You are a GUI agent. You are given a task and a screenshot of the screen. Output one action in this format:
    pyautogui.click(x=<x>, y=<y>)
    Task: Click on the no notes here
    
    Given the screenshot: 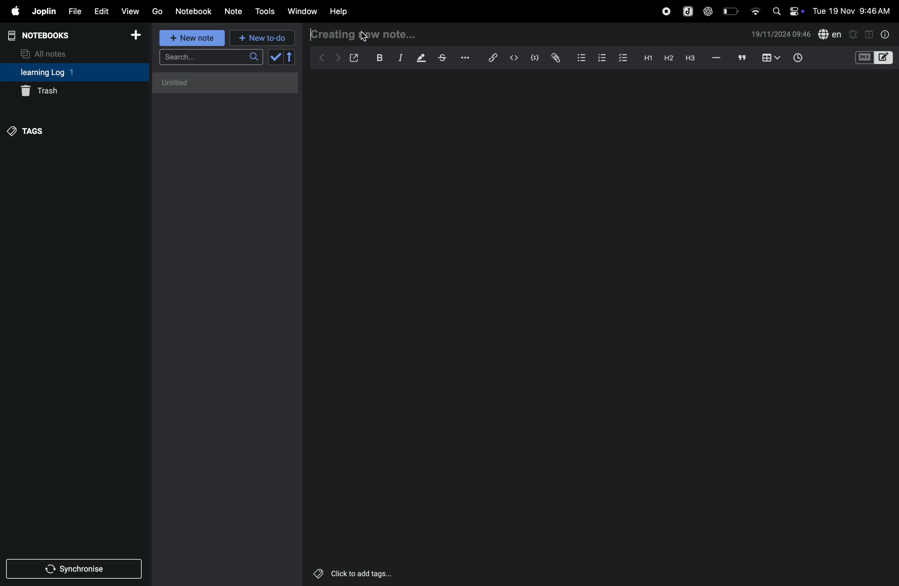 What is the action you would take?
    pyautogui.click(x=222, y=85)
    